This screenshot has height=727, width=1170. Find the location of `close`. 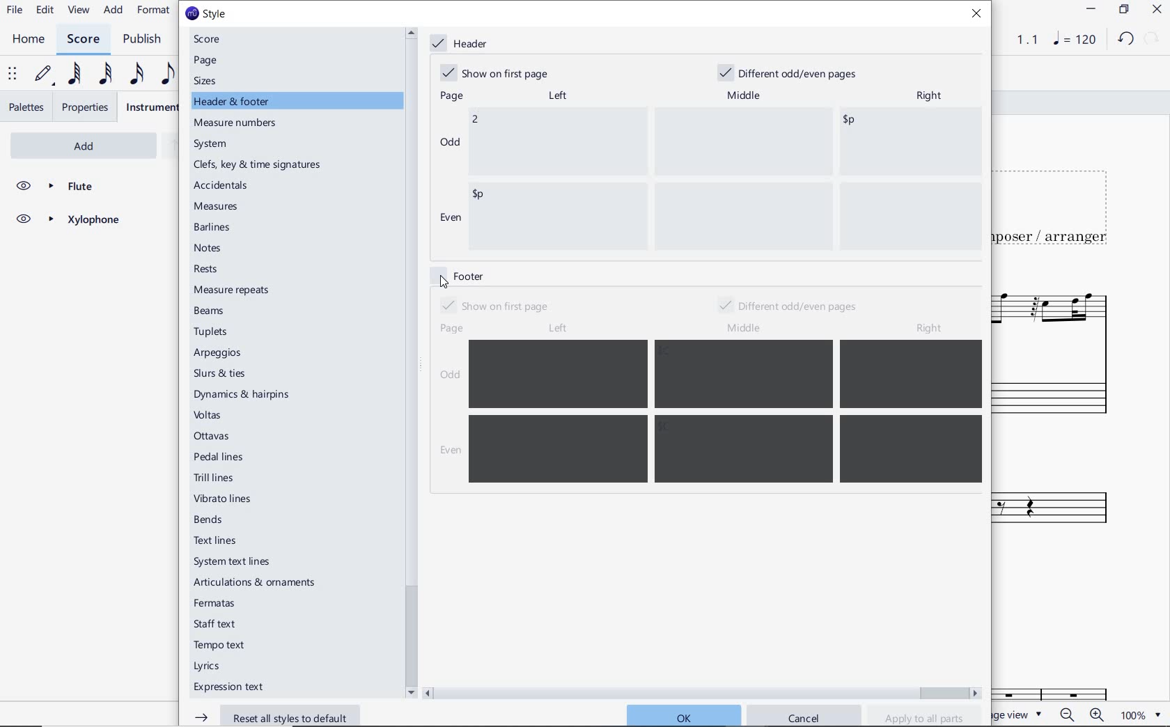

close is located at coordinates (980, 15).